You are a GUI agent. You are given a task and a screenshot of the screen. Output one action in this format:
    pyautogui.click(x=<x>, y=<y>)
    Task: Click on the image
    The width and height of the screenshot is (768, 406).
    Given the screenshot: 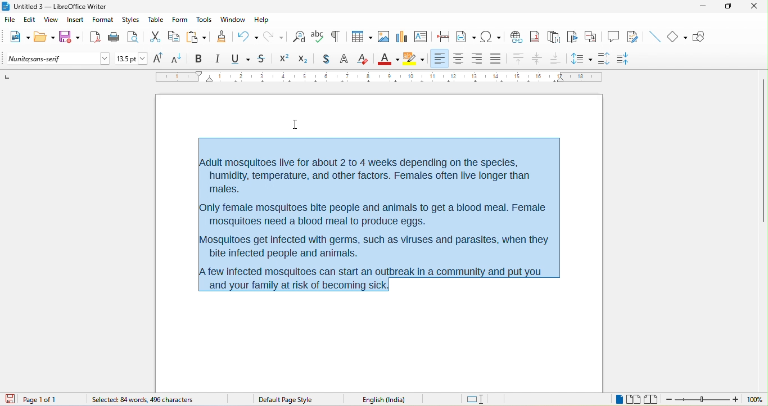 What is the action you would take?
    pyautogui.click(x=383, y=37)
    